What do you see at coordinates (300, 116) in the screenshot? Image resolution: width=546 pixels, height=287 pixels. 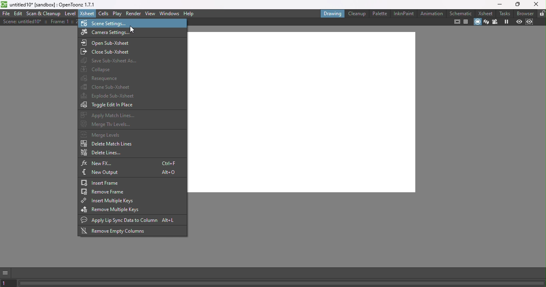 I see `Canvas` at bounding box center [300, 116].